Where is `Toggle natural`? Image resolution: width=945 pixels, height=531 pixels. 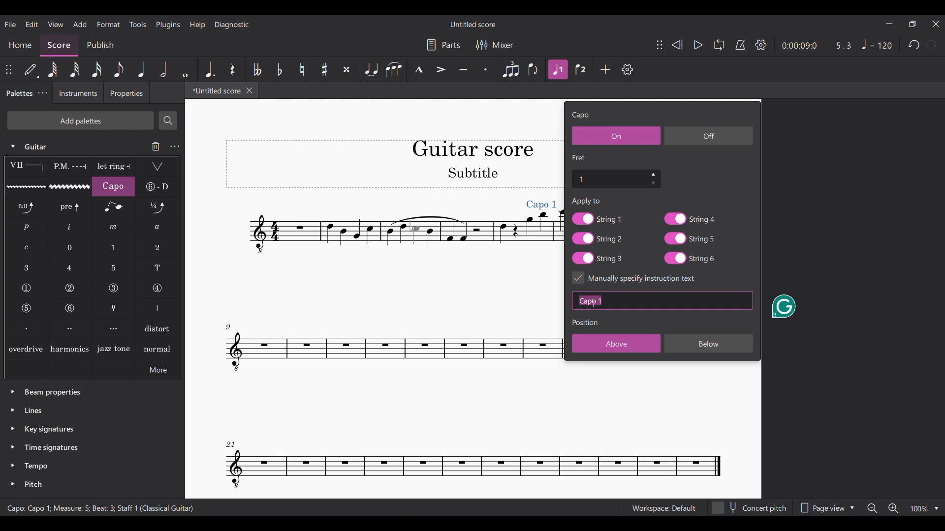
Toggle natural is located at coordinates (302, 69).